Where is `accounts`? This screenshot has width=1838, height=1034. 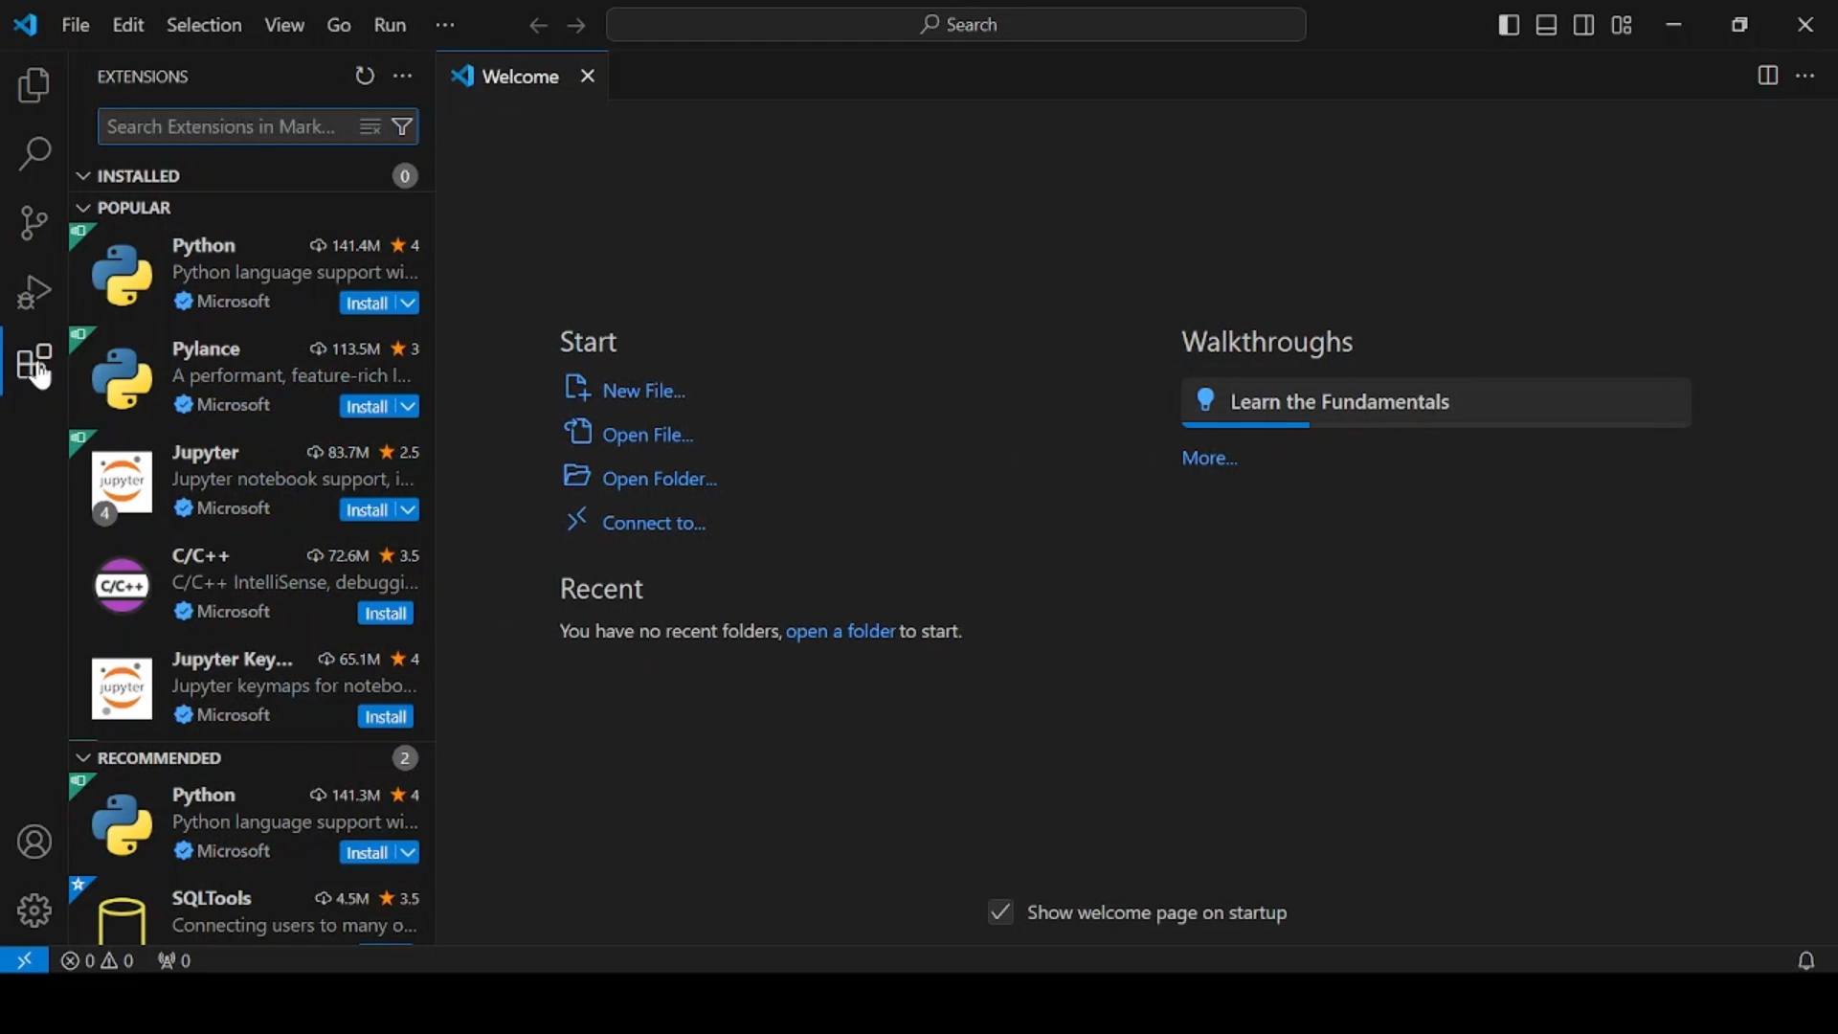 accounts is located at coordinates (31, 840).